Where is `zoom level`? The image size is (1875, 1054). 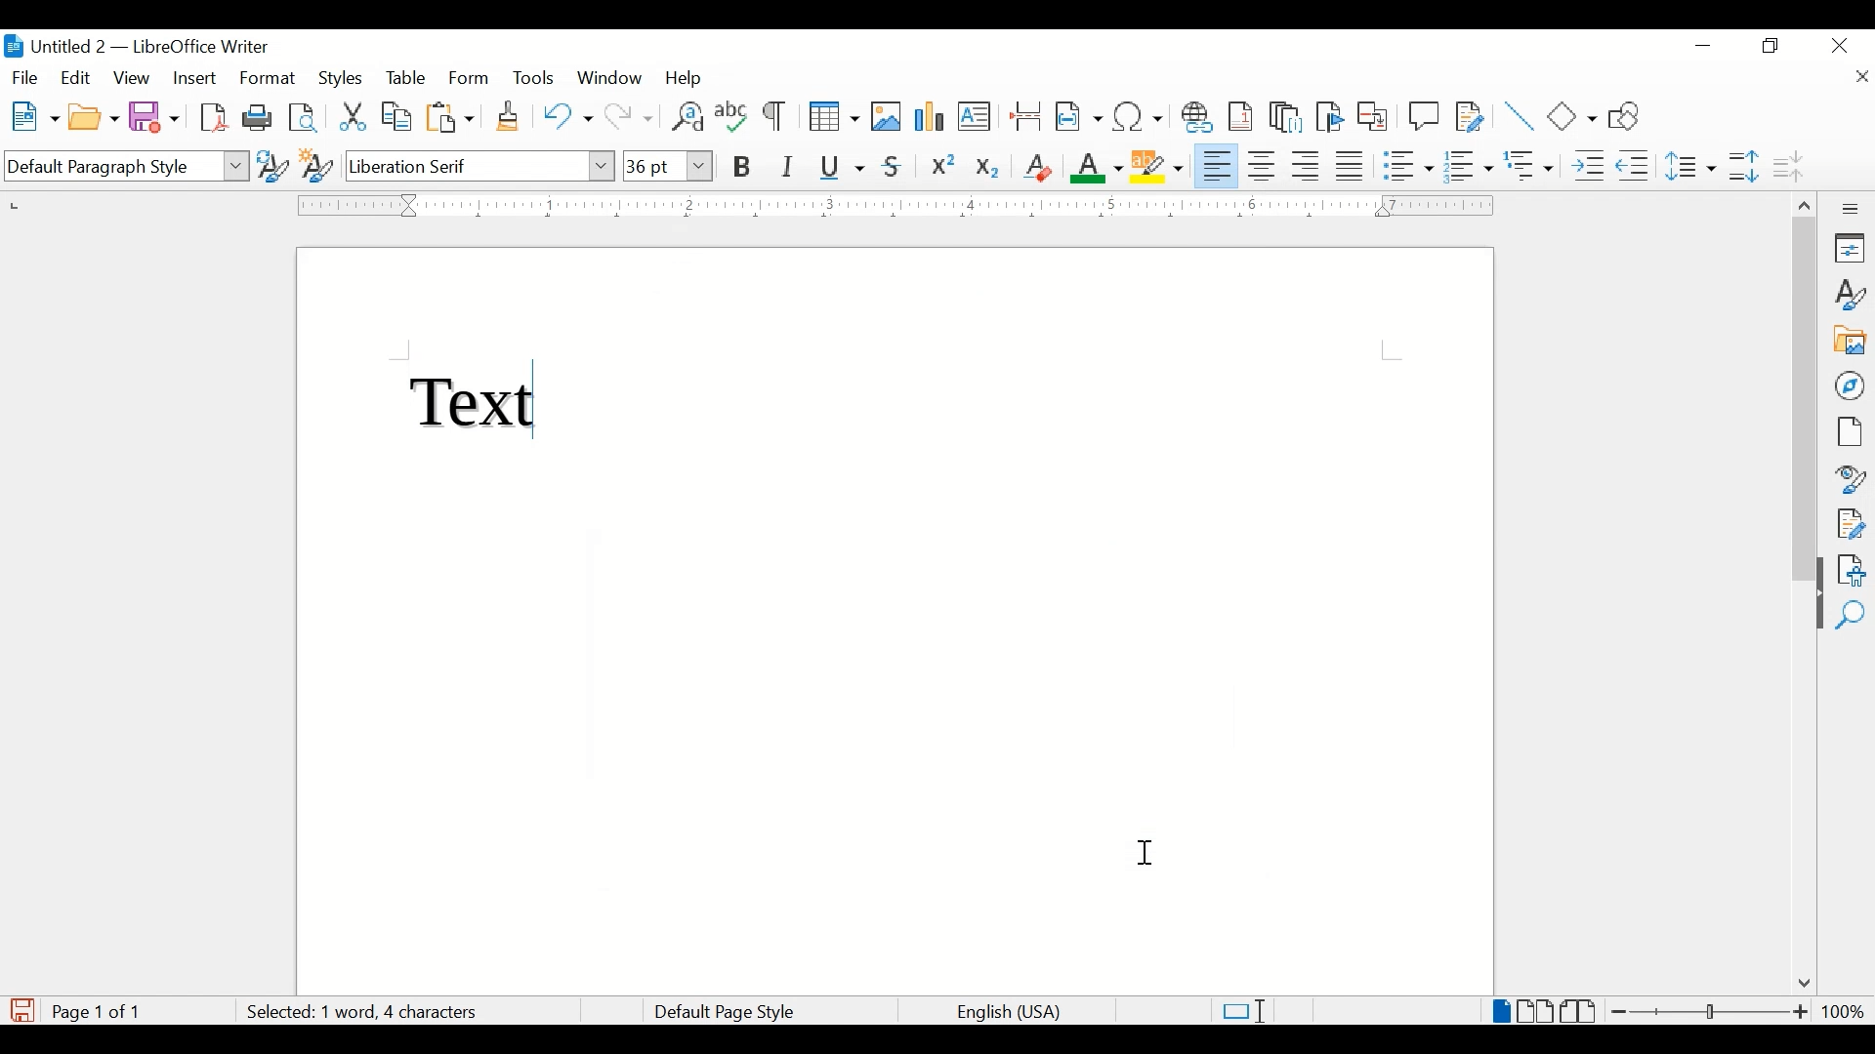
zoom level is located at coordinates (1843, 1011).